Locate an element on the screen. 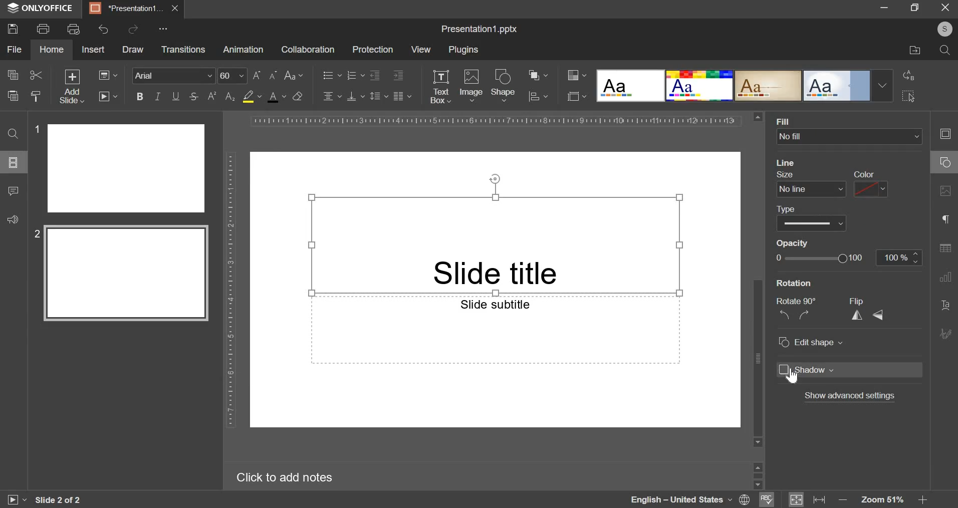  insert is located at coordinates (93, 49).